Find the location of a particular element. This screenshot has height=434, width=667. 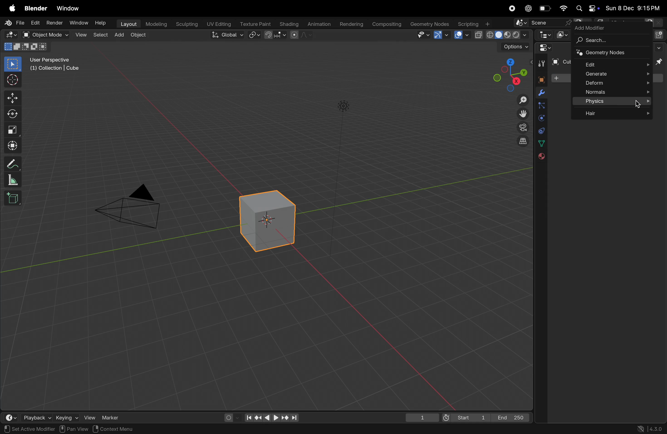

sculpting is located at coordinates (187, 24).